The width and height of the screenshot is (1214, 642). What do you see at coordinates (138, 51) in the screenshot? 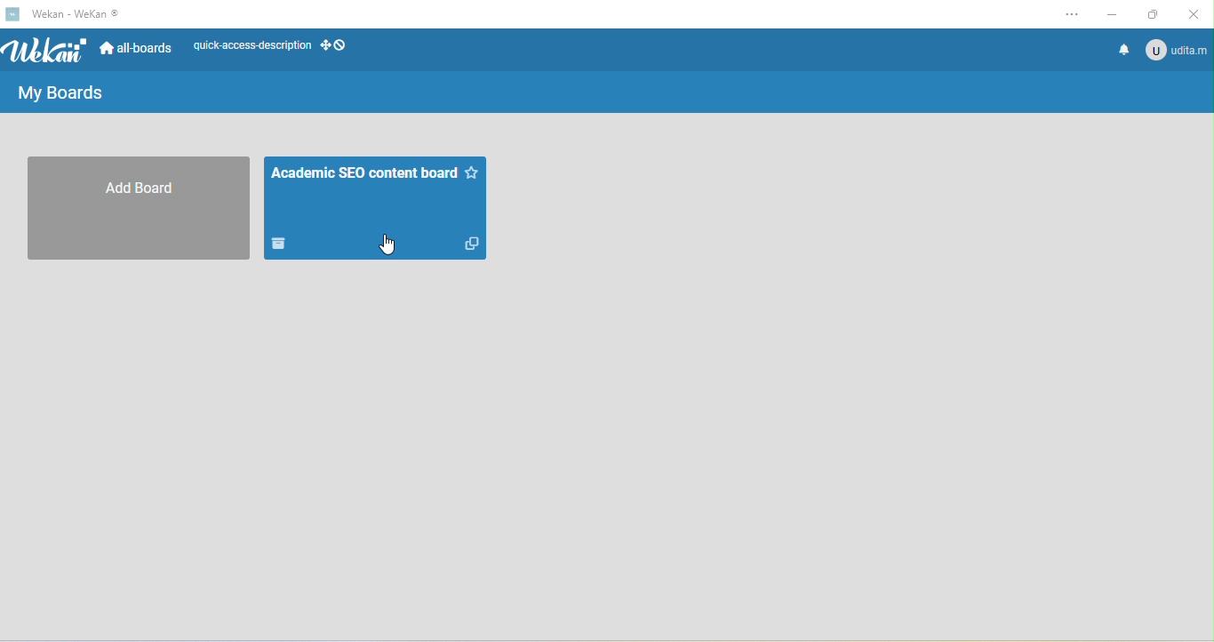
I see `all boards` at bounding box center [138, 51].